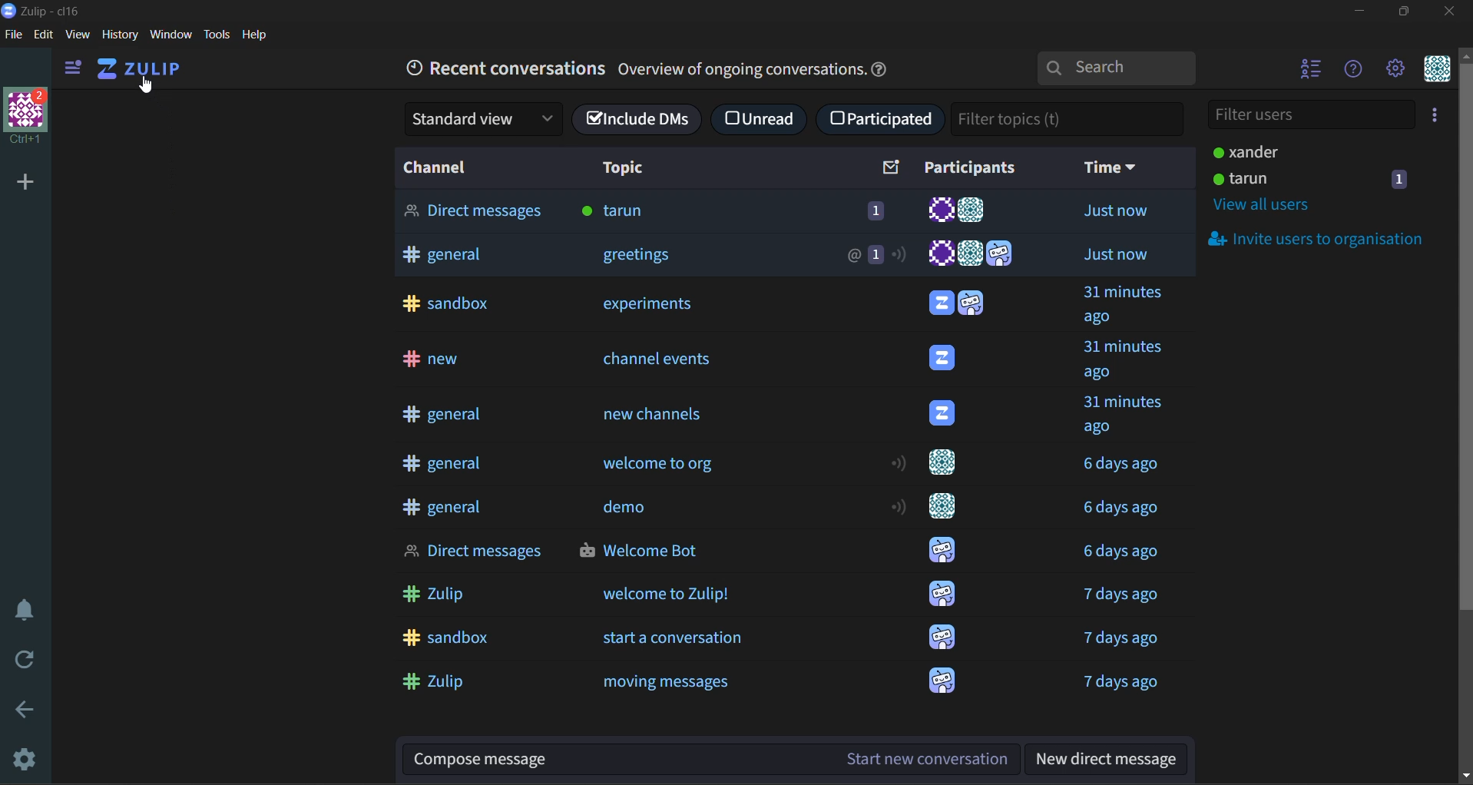 Image resolution: width=1473 pixels, height=785 pixels. I want to click on time, so click(1117, 166).